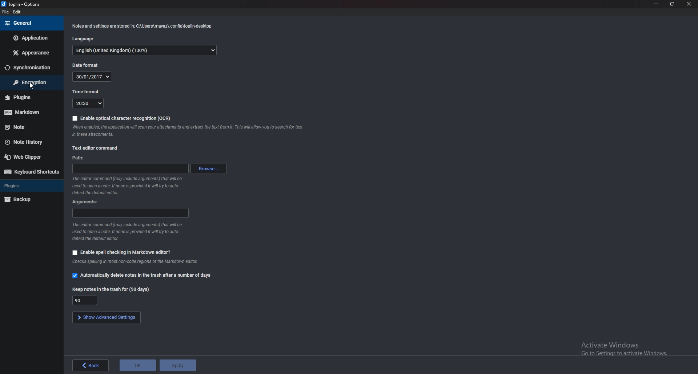 The height and width of the screenshot is (374, 698). What do you see at coordinates (31, 156) in the screenshot?
I see `web clipper` at bounding box center [31, 156].